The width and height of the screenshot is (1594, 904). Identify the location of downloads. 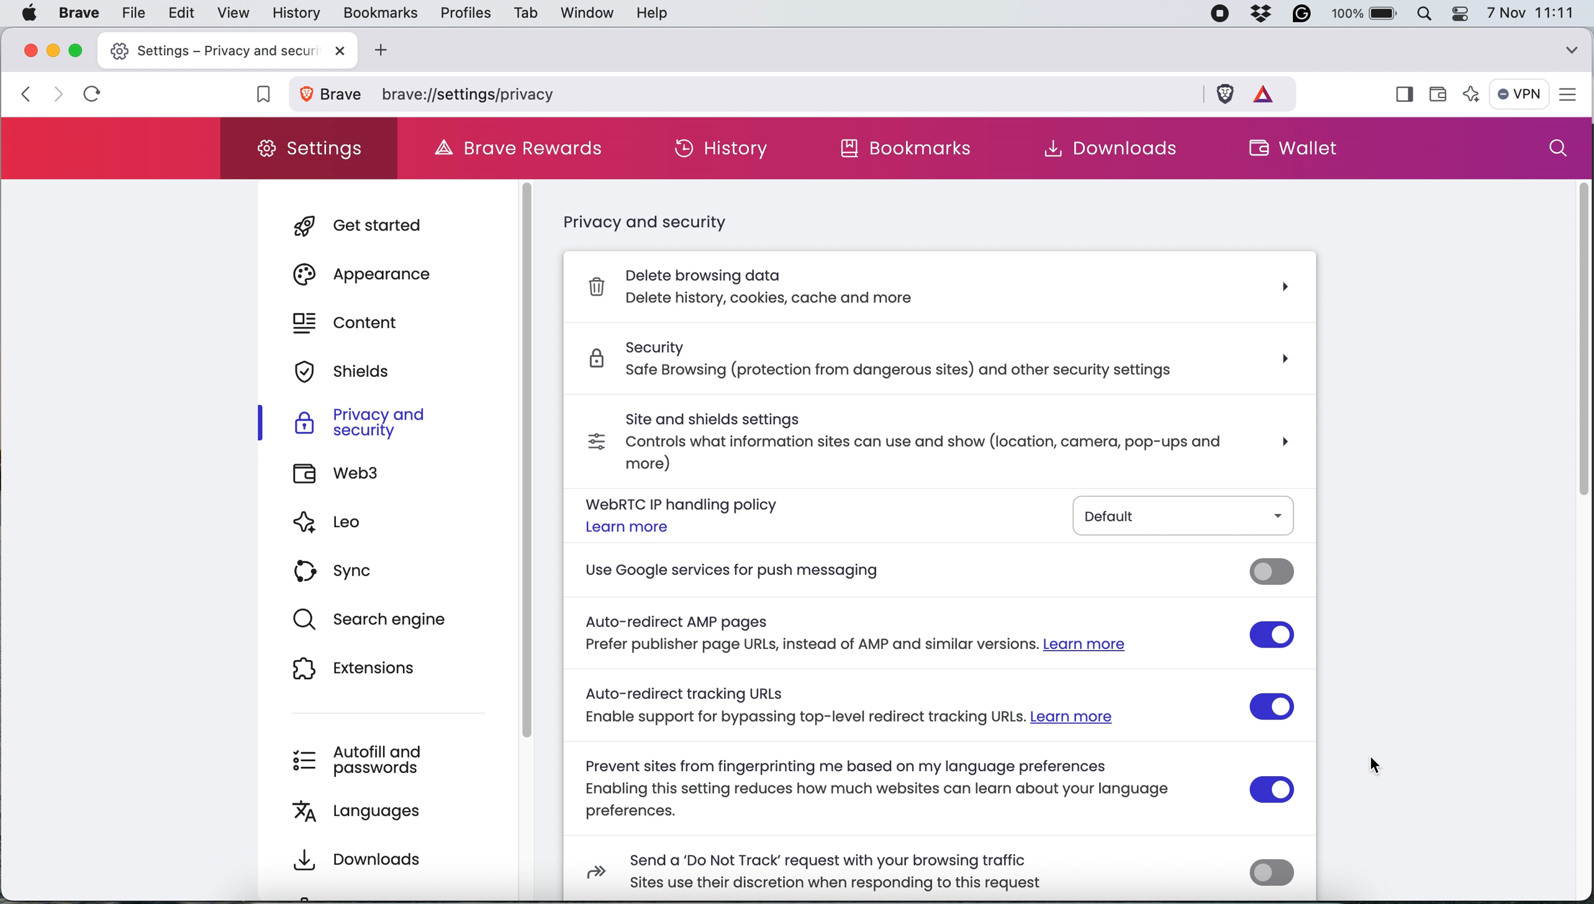
(1102, 148).